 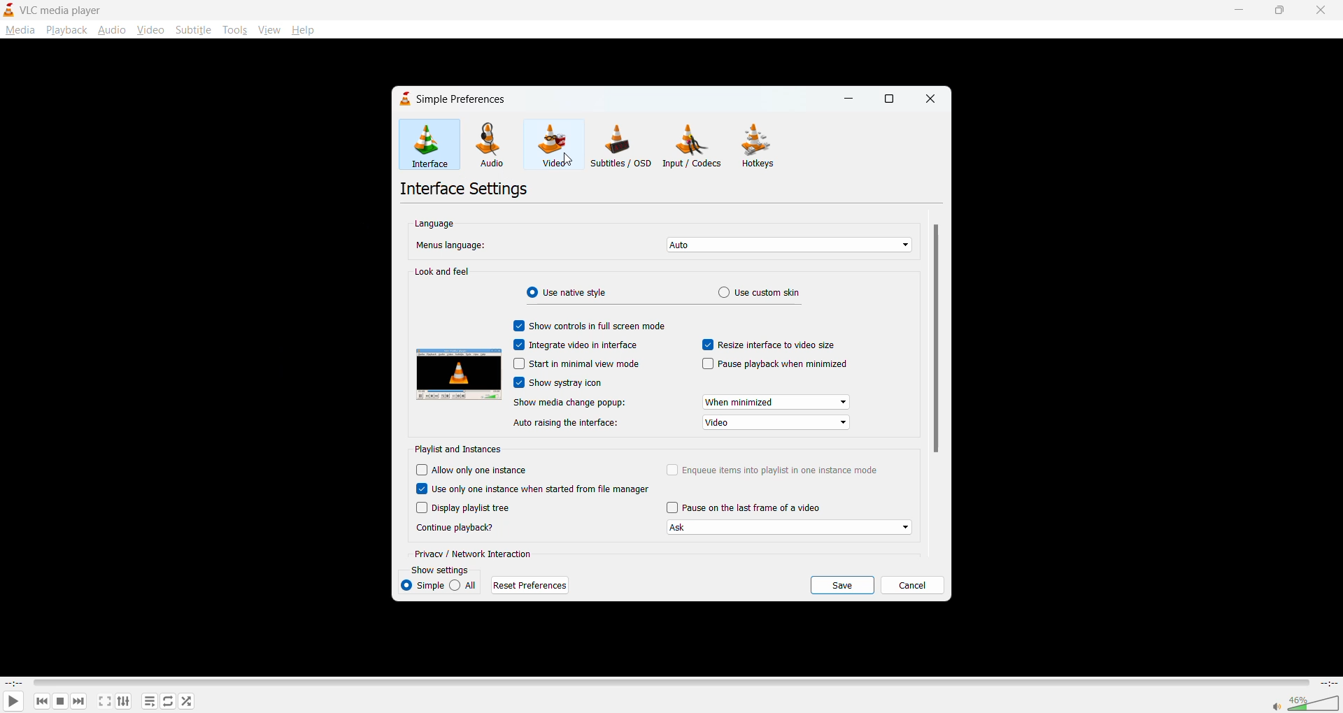 I want to click on next, so click(x=76, y=702).